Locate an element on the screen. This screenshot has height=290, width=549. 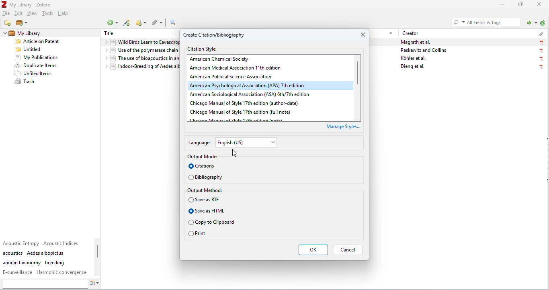
save as HTML is located at coordinates (207, 211).